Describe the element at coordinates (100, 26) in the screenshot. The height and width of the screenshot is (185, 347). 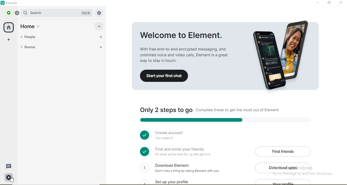
I see `add room/people` at that location.